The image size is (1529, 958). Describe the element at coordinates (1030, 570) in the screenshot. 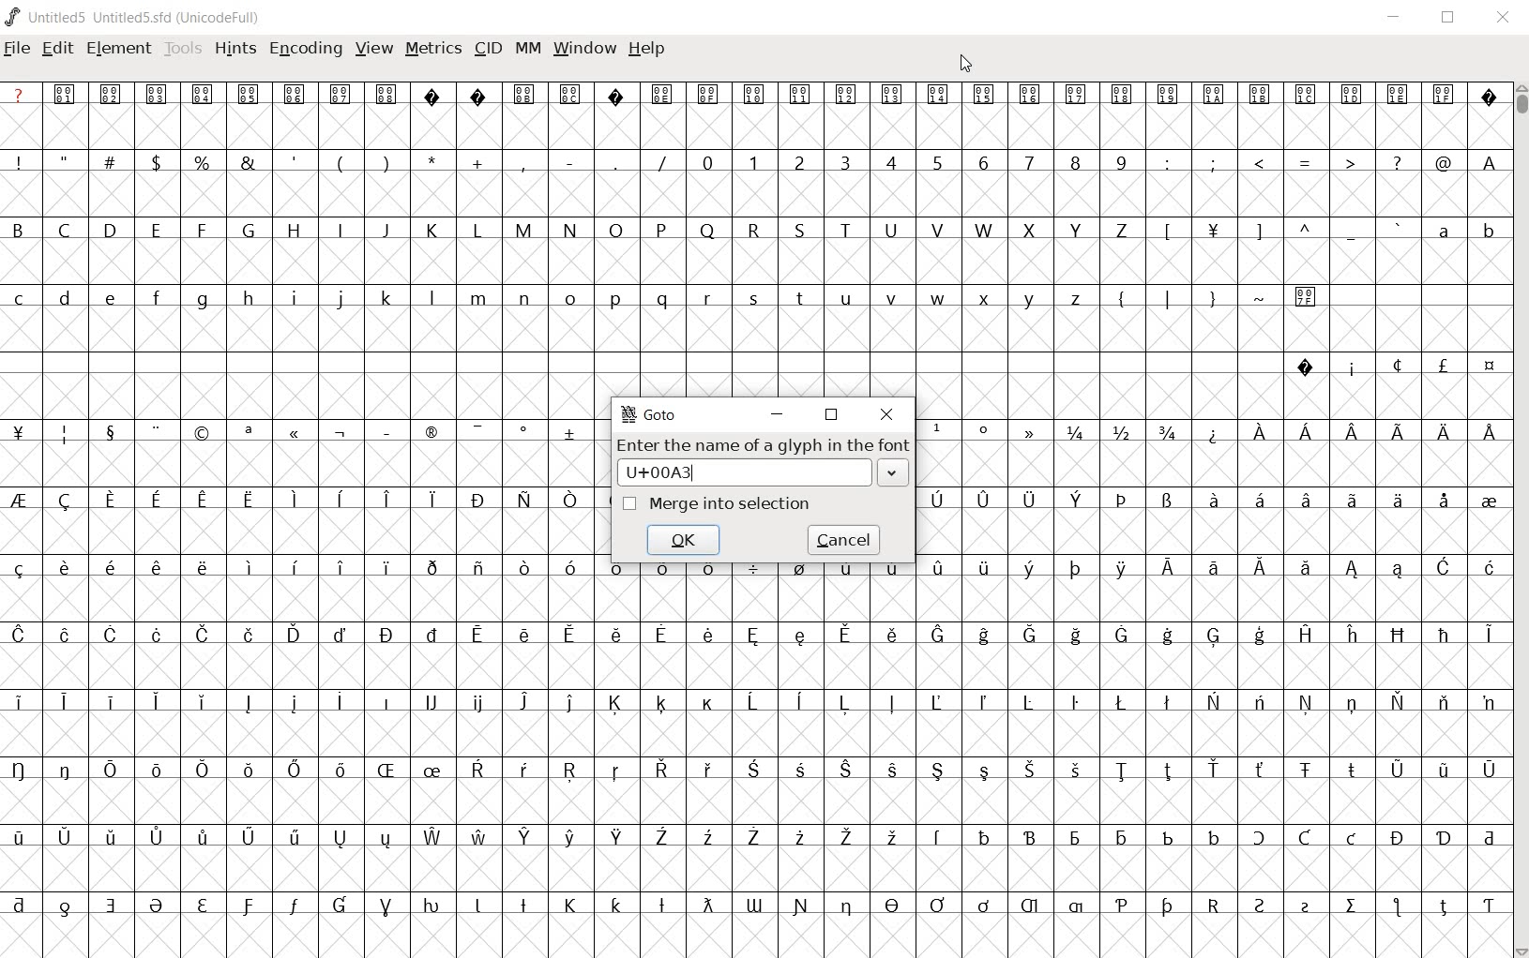

I see `Symbol` at that location.